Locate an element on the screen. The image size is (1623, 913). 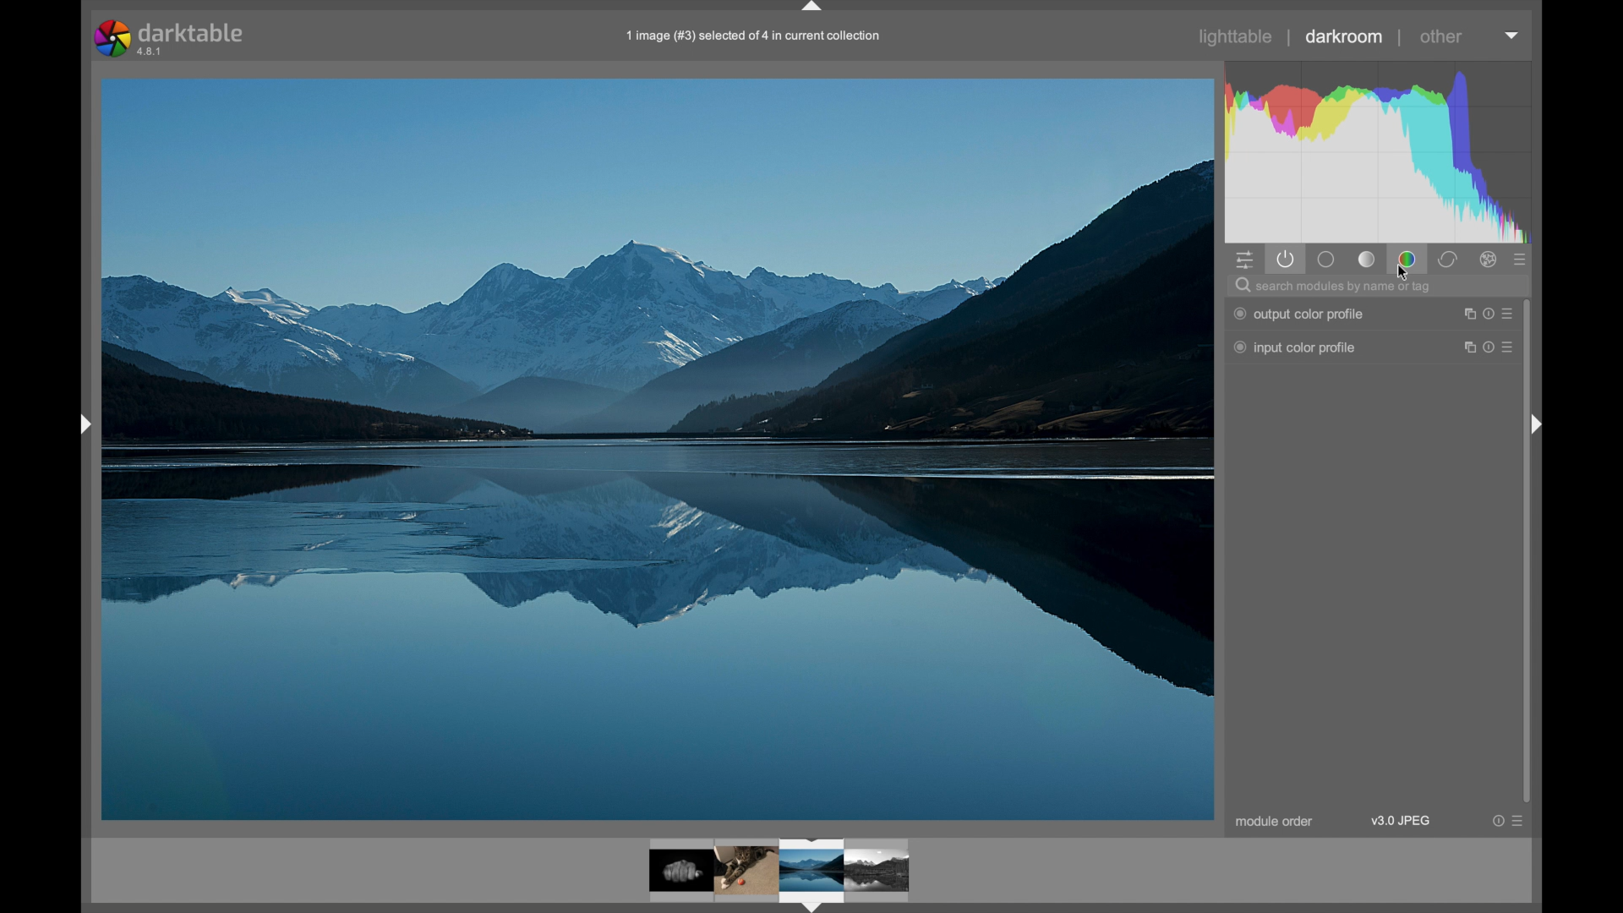
effects is located at coordinates (1489, 260).